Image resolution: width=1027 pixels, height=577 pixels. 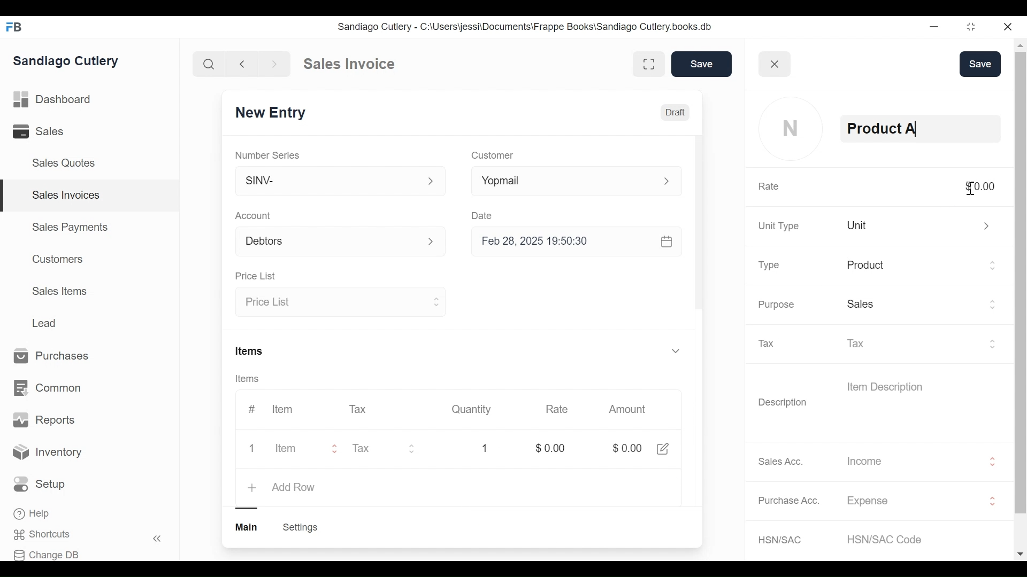 I want to click on Sales Invoice, so click(x=349, y=64).